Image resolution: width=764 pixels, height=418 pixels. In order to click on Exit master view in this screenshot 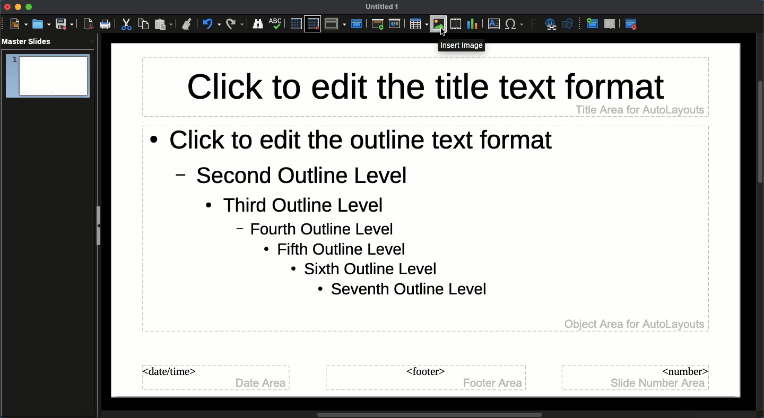, I will do `click(631, 25)`.